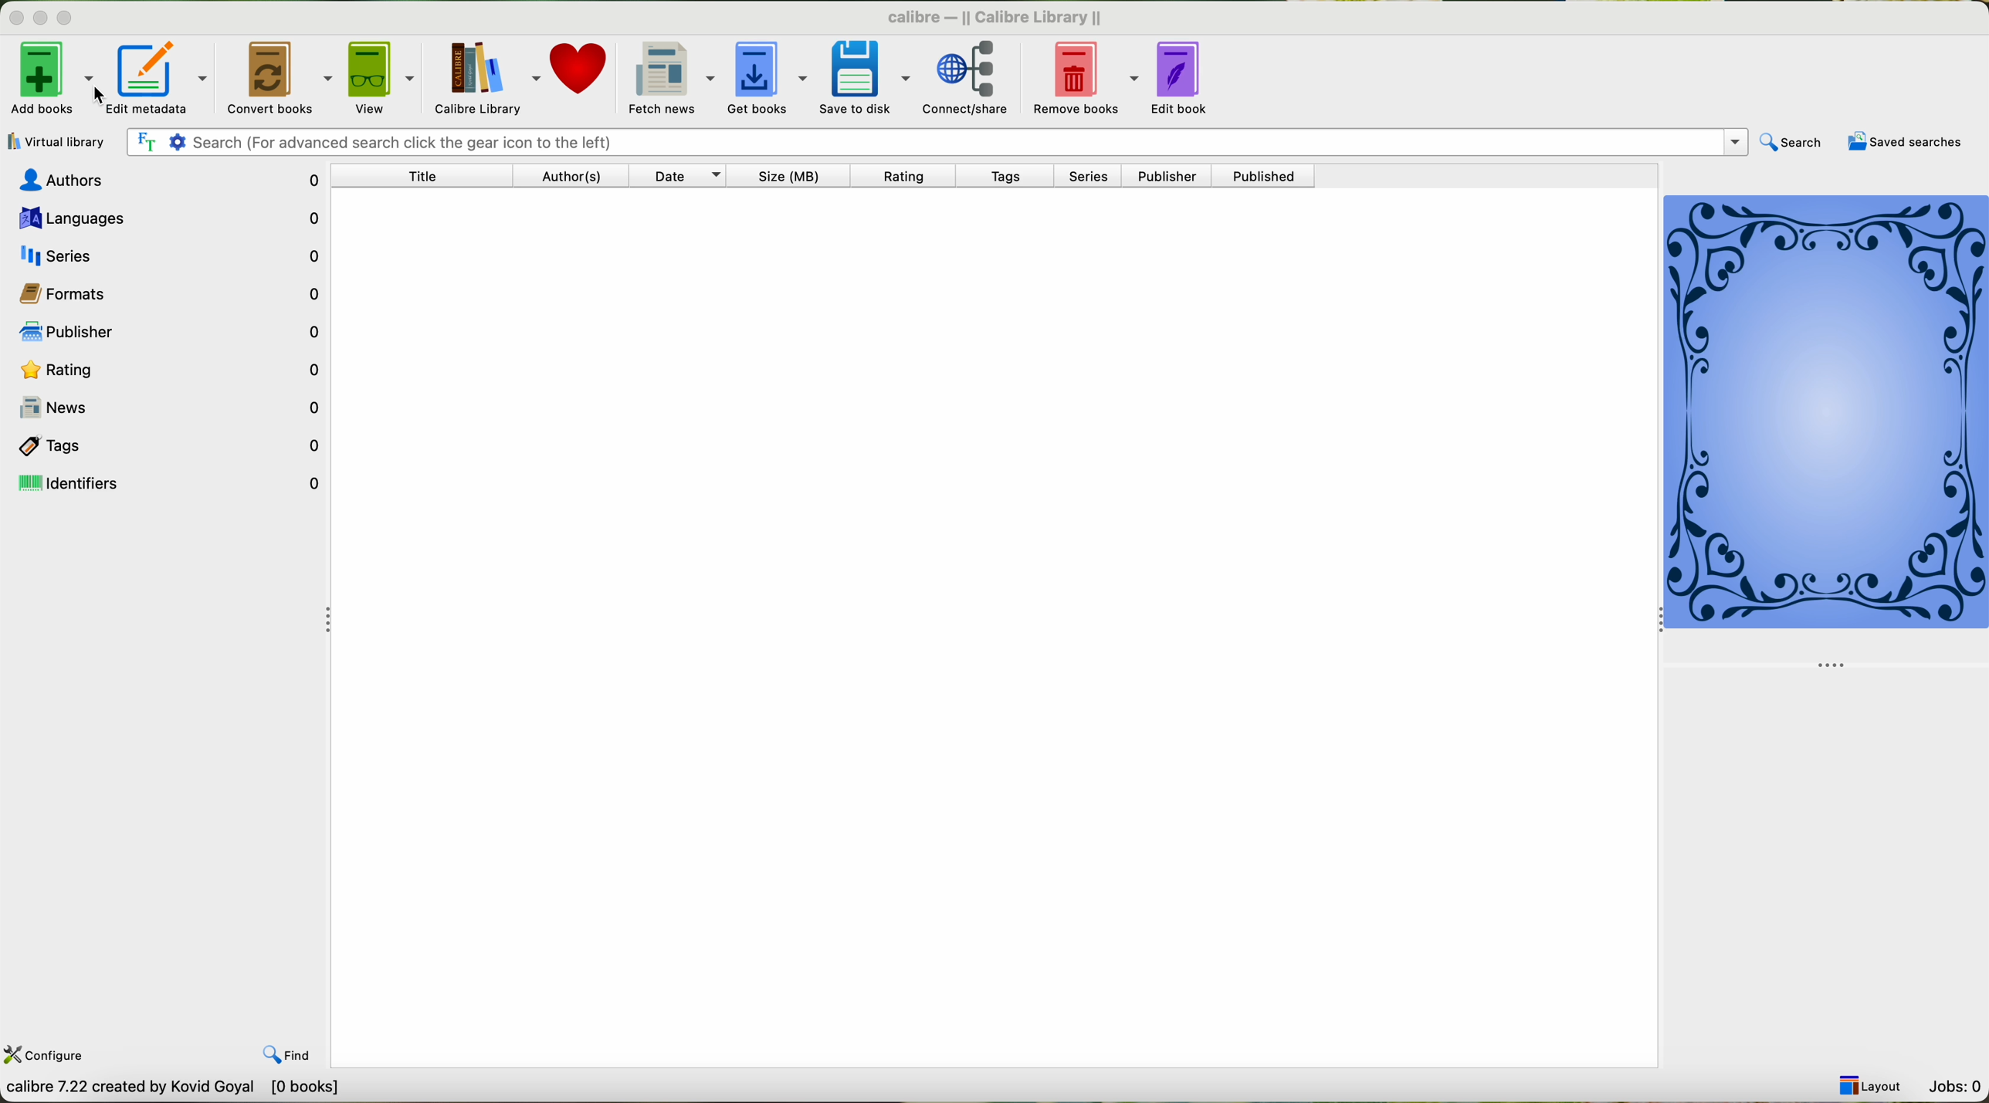 Image resolution: width=1989 pixels, height=1103 pixels. Describe the element at coordinates (163, 331) in the screenshot. I see `publisher` at that location.